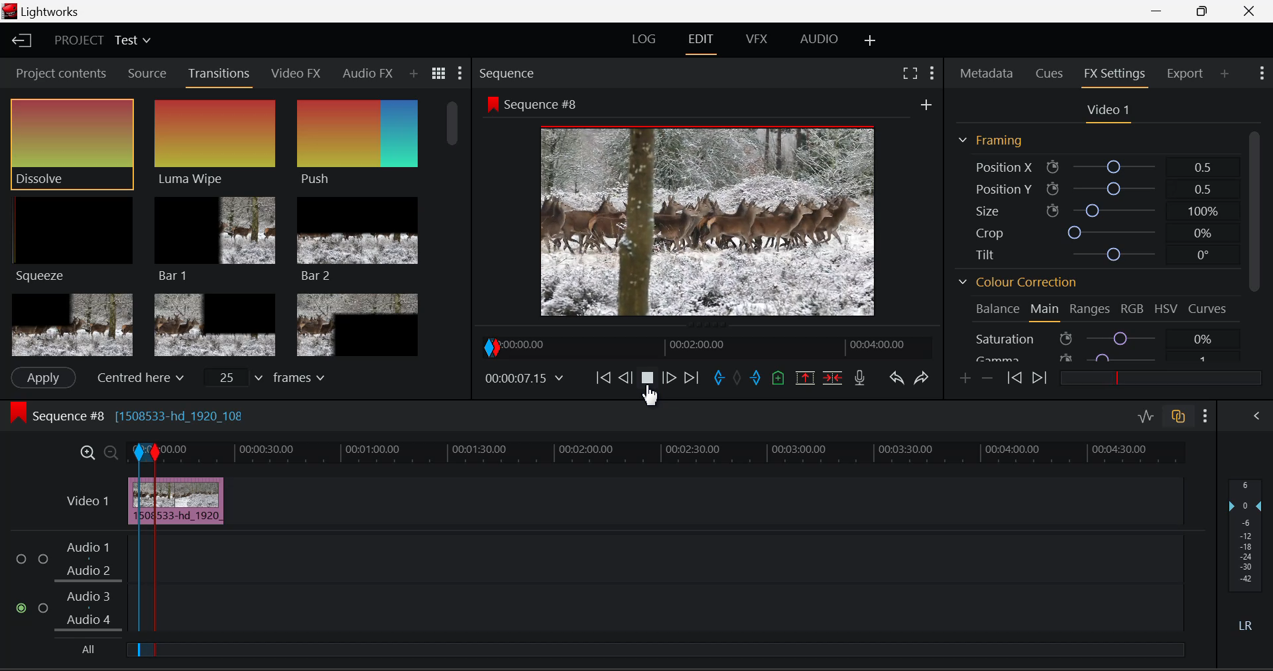 Image resolution: width=1273 pixels, height=671 pixels. Describe the element at coordinates (1090, 230) in the screenshot. I see `Crop` at that location.